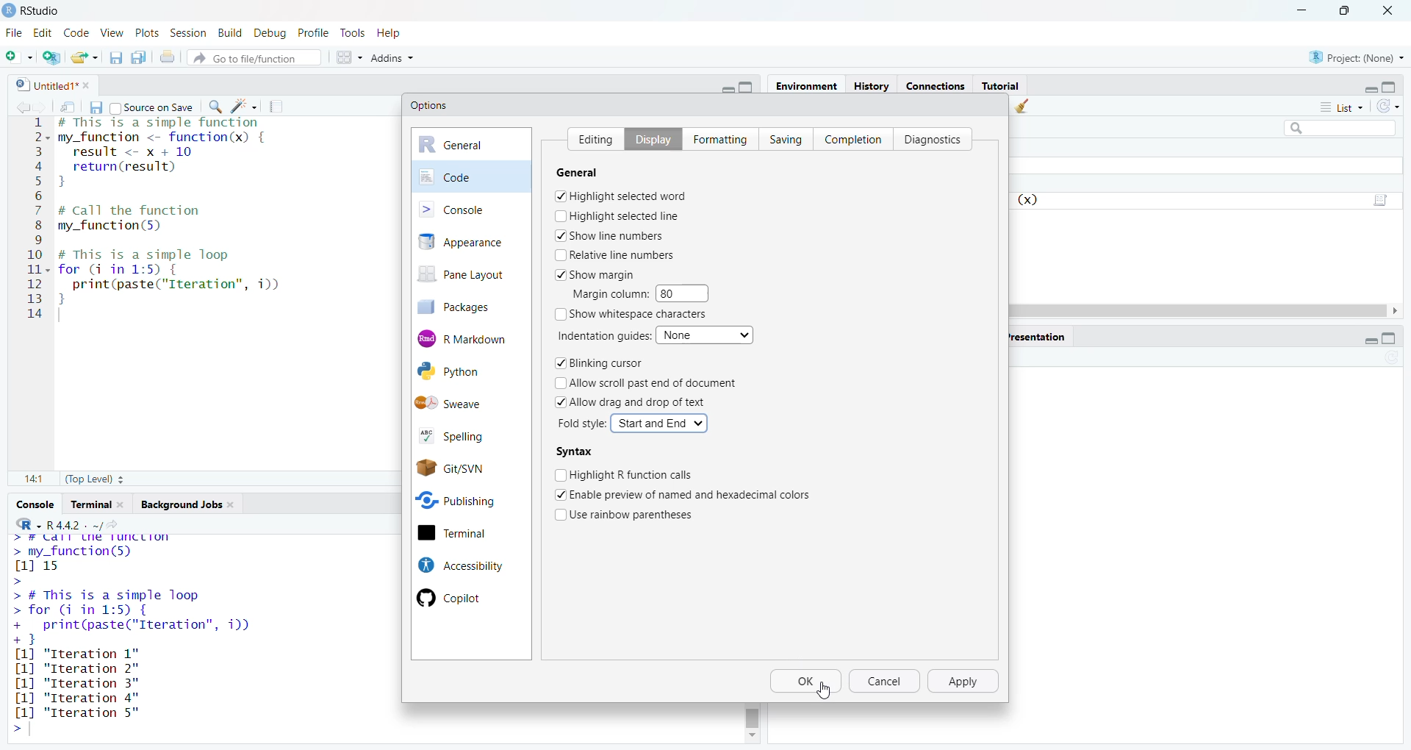  I want to click on view, so click(112, 32).